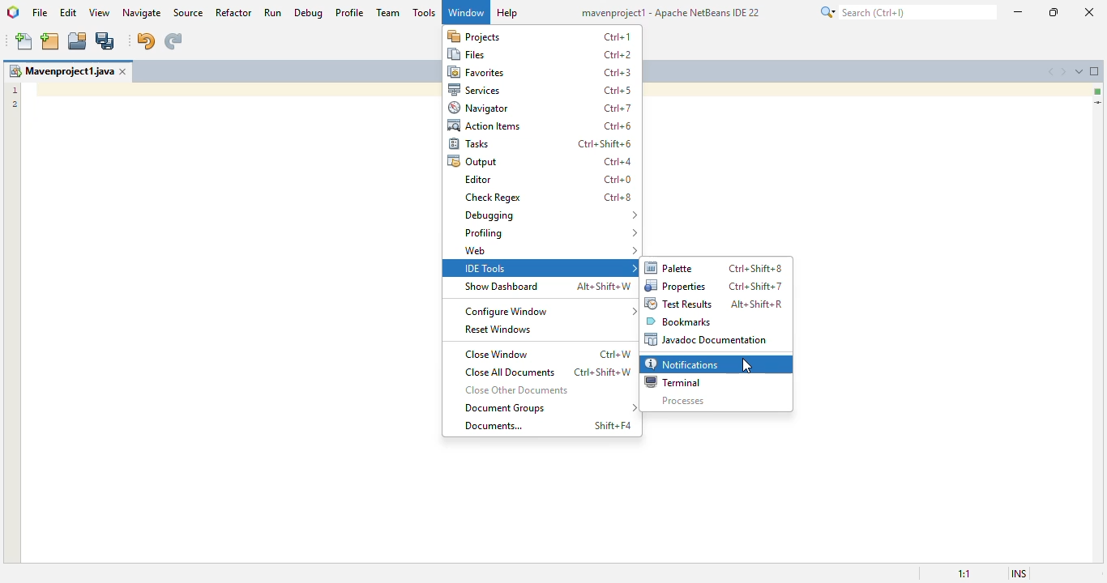  Describe the element at coordinates (1053, 12) in the screenshot. I see `maximize` at that location.